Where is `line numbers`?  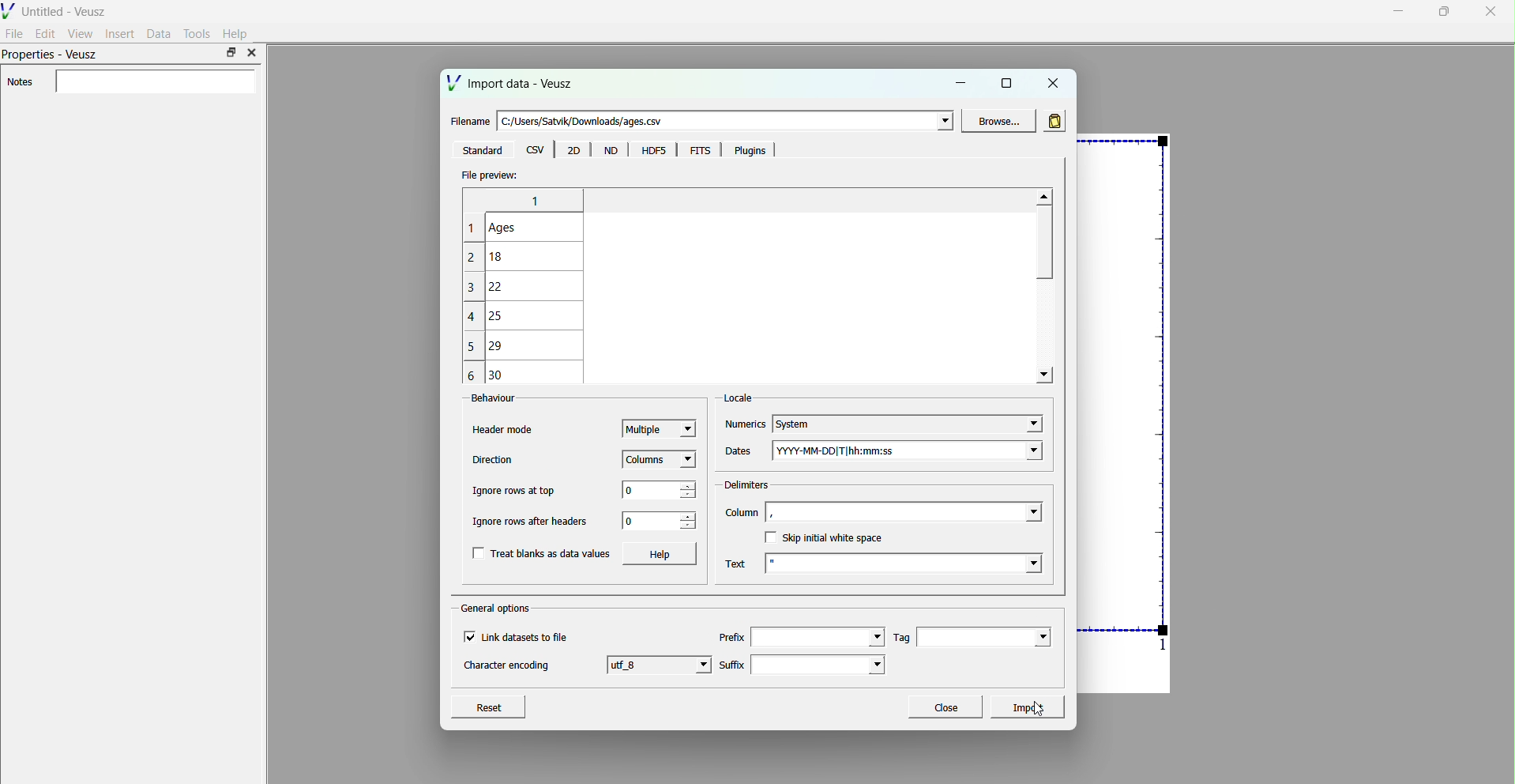
line numbers is located at coordinates (472, 300).